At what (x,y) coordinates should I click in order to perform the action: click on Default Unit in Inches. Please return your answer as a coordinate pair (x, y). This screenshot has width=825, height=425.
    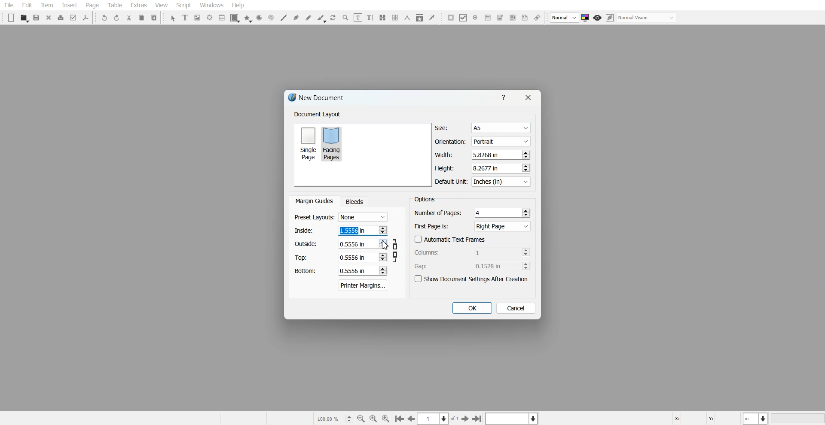
    Looking at the image, I should click on (483, 182).